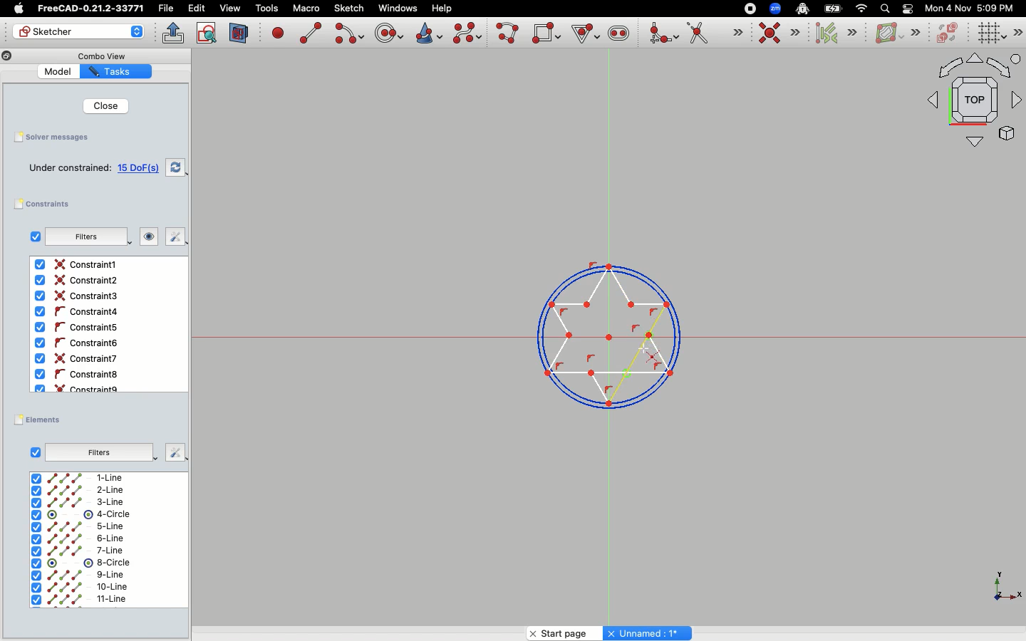  Describe the element at coordinates (896, 33) in the screenshot. I see `B-spline information layer` at that location.